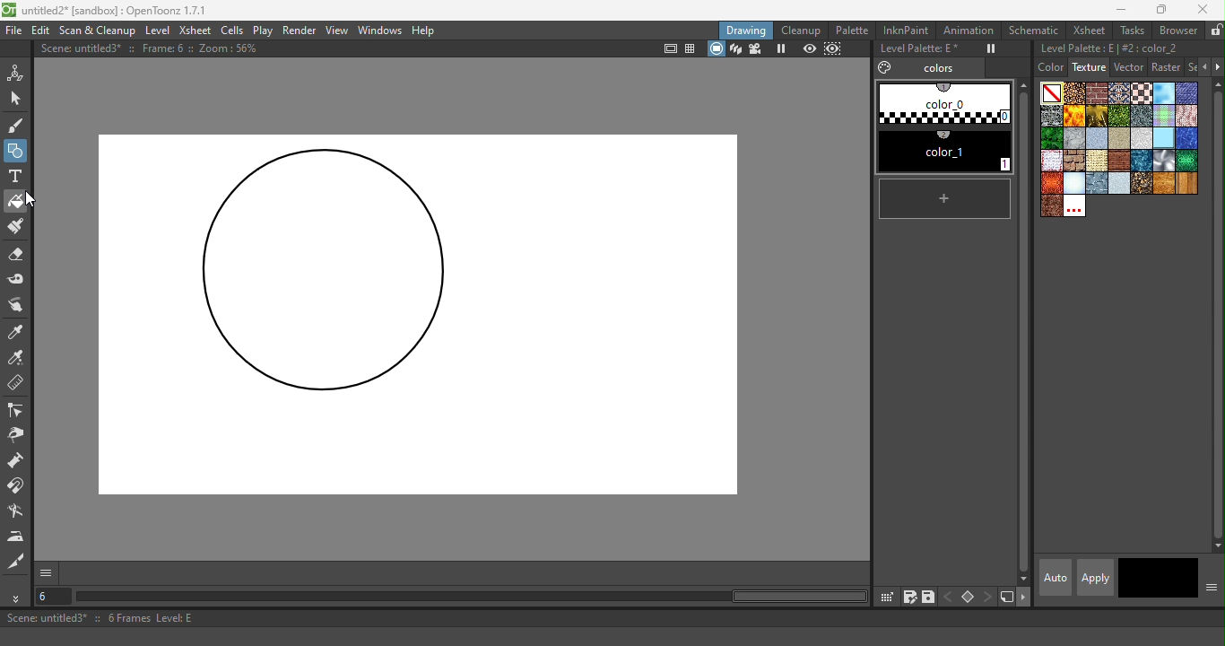  What do you see at coordinates (1176, 578) in the screenshot?
I see `return to previous style` at bounding box center [1176, 578].